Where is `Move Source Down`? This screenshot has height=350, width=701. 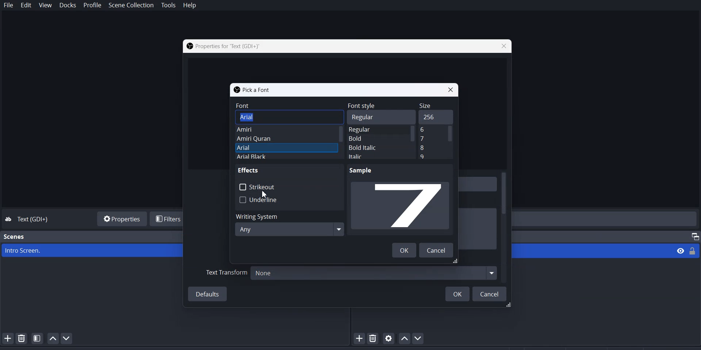
Move Source Down is located at coordinates (420, 338).